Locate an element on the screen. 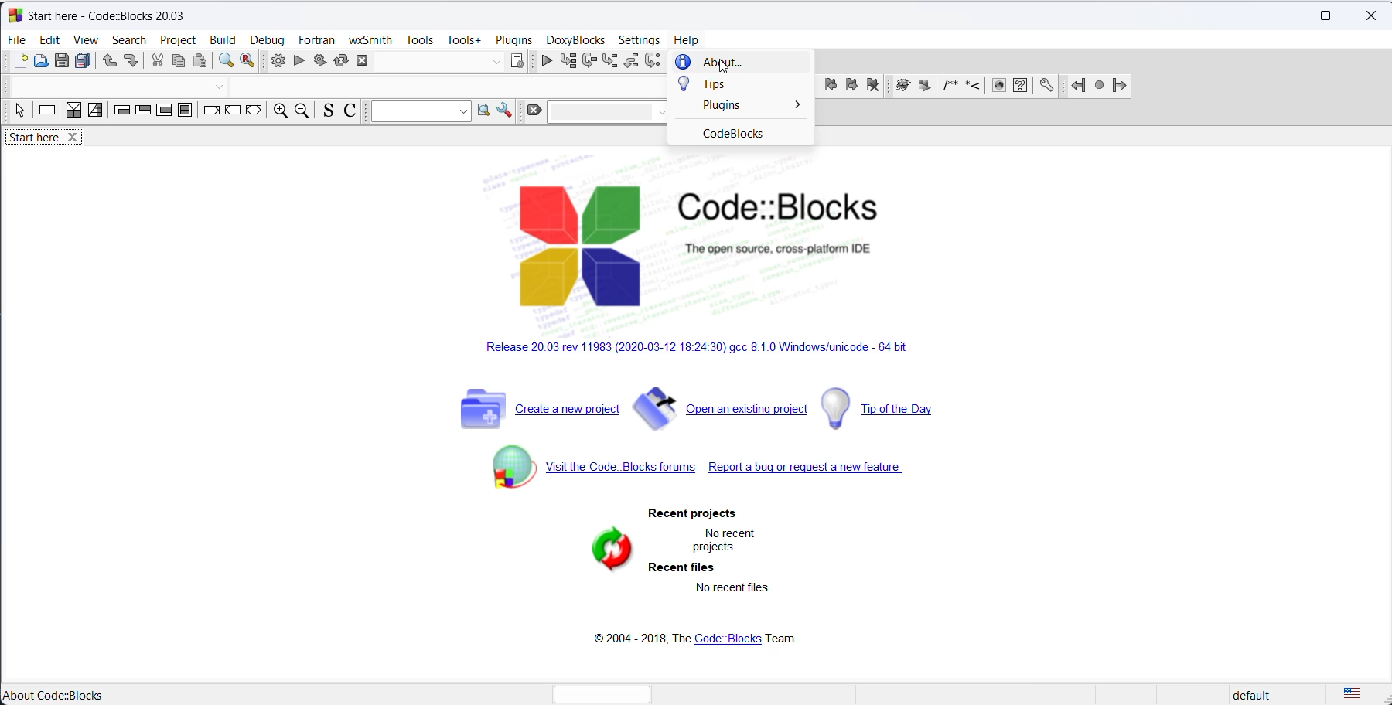 Image resolution: width=1392 pixels, height=705 pixels. edit is located at coordinates (50, 39).